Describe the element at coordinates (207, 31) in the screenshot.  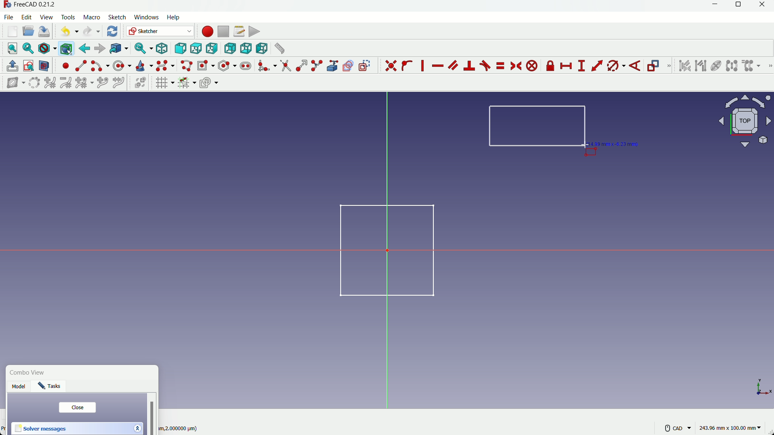
I see `start macros` at that location.